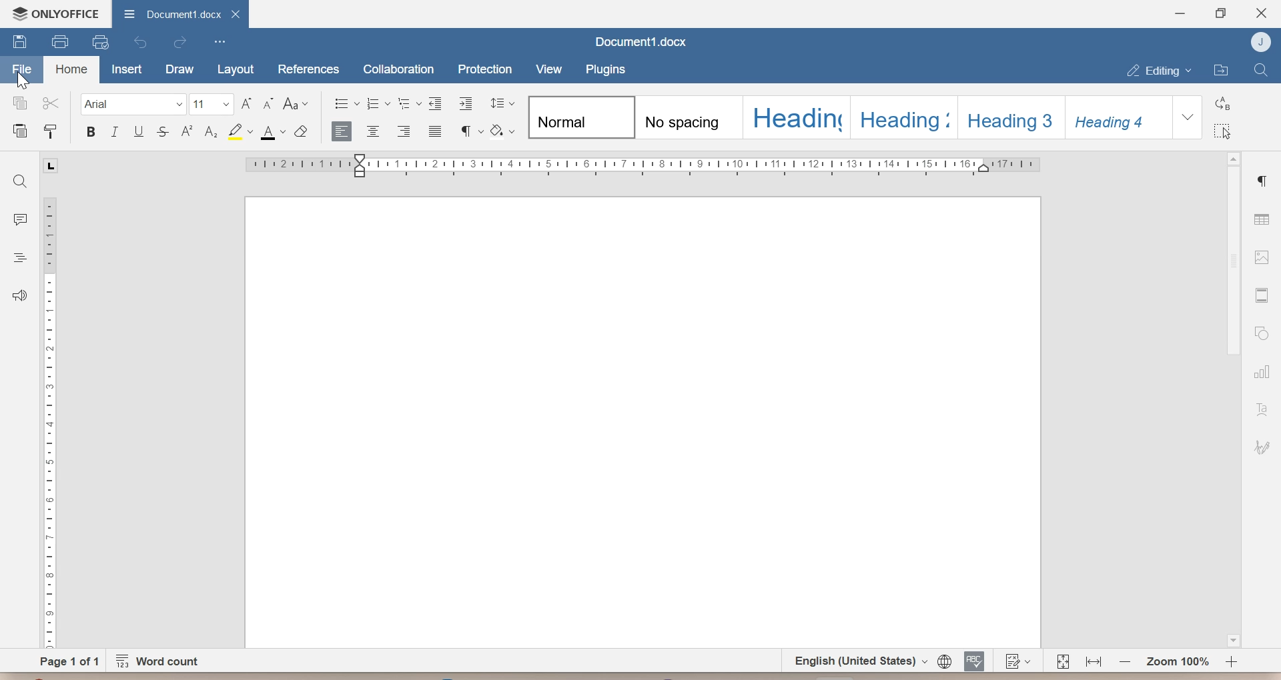  I want to click on Feedback and Support, so click(17, 297).